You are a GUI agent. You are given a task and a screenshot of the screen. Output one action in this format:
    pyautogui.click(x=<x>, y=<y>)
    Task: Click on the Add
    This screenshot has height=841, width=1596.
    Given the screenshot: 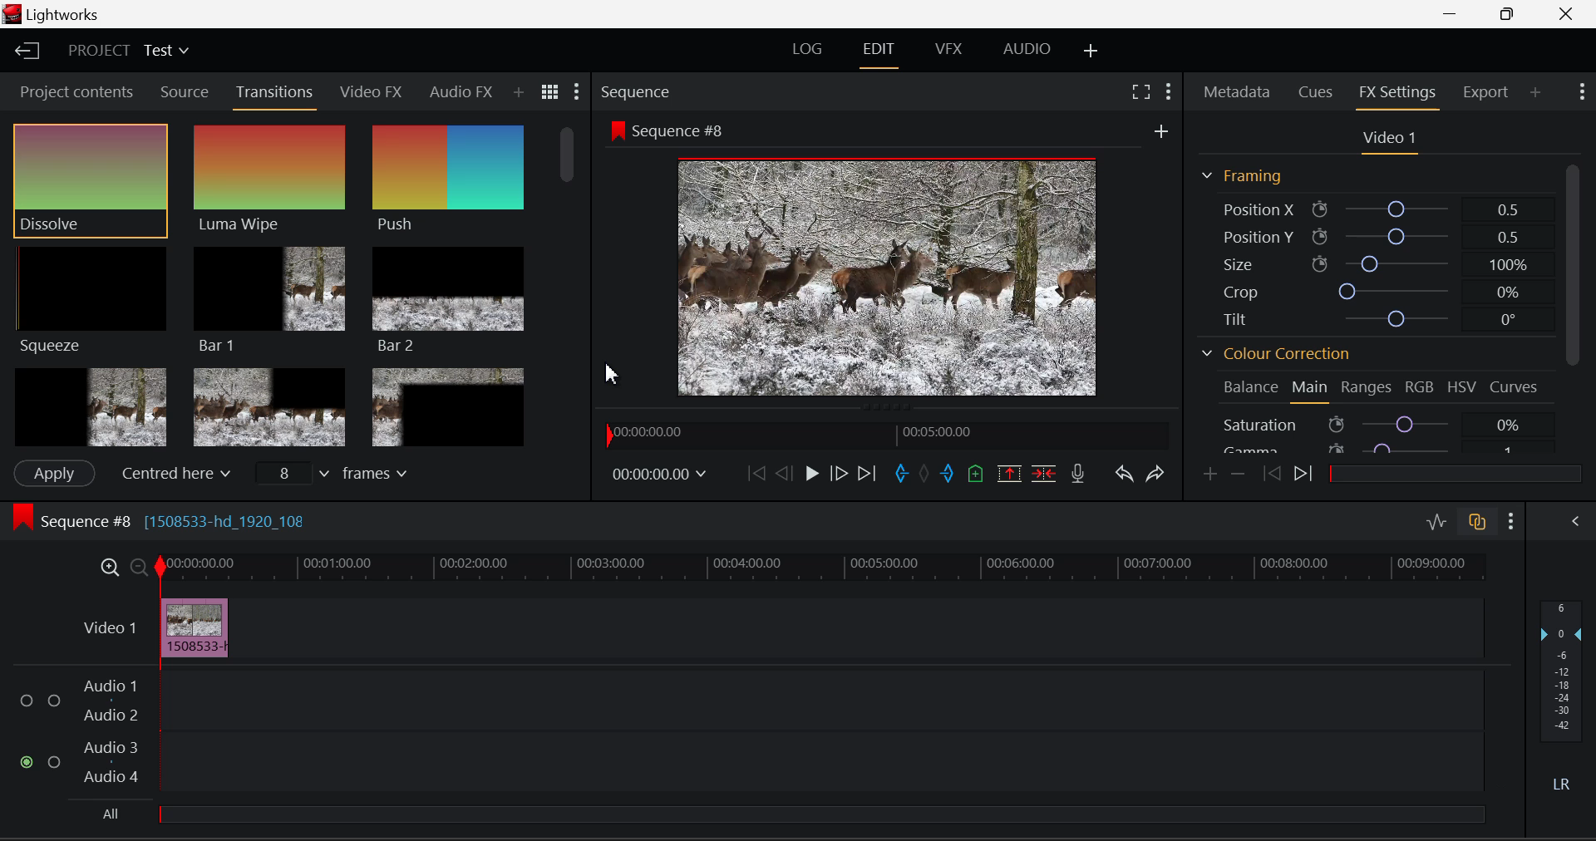 What is the action you would take?
    pyautogui.click(x=1166, y=132)
    